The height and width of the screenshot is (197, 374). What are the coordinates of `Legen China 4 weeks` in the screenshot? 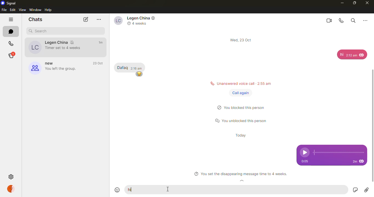 It's located at (136, 21).